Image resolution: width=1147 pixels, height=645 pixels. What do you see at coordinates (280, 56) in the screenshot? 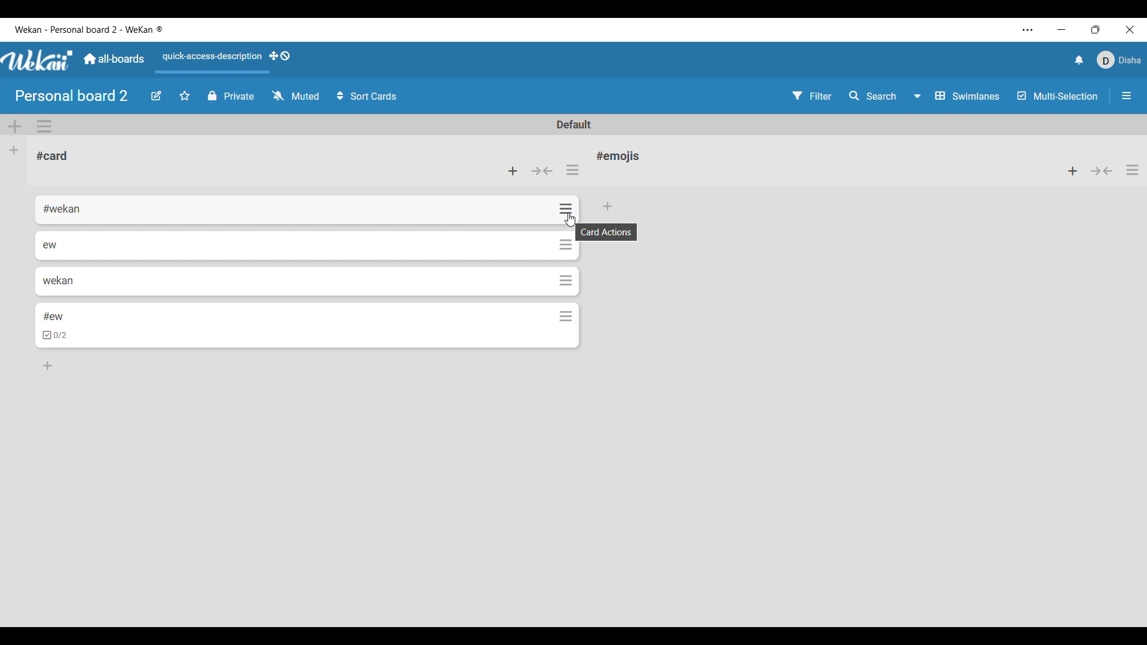
I see `Show desktop drag handles` at bounding box center [280, 56].